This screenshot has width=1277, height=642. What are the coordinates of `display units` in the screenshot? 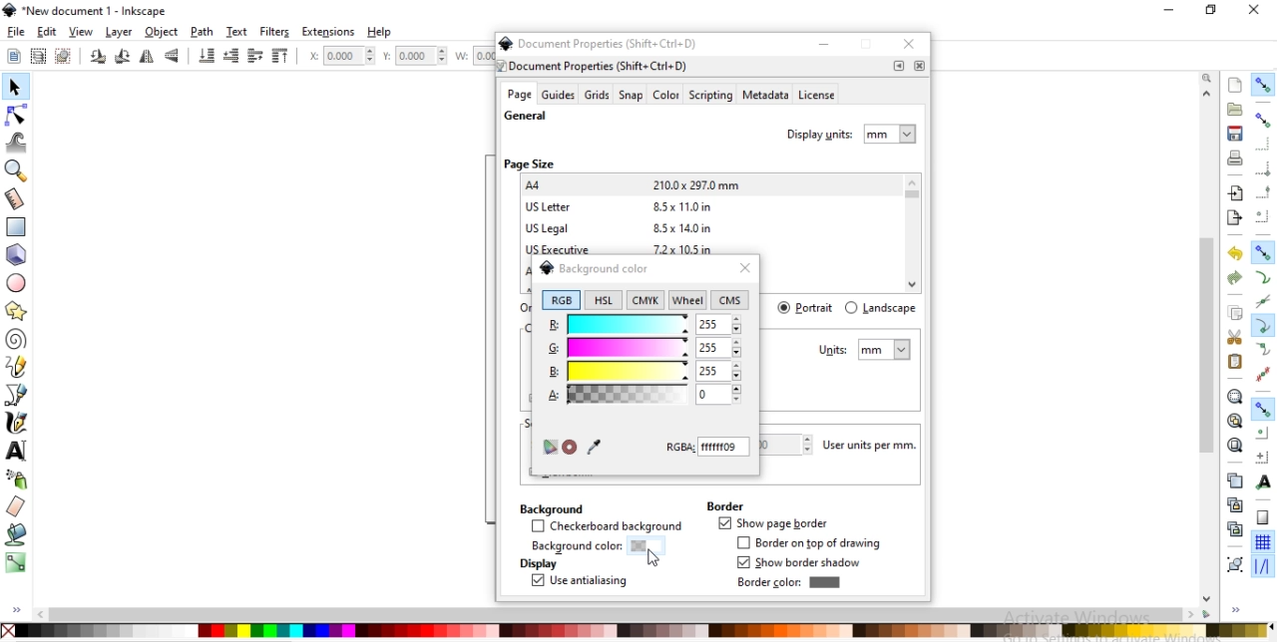 It's located at (853, 132).